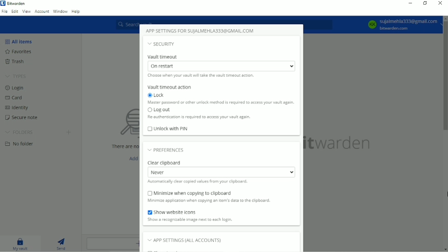  I want to click on Unlock with PIN, so click(168, 128).